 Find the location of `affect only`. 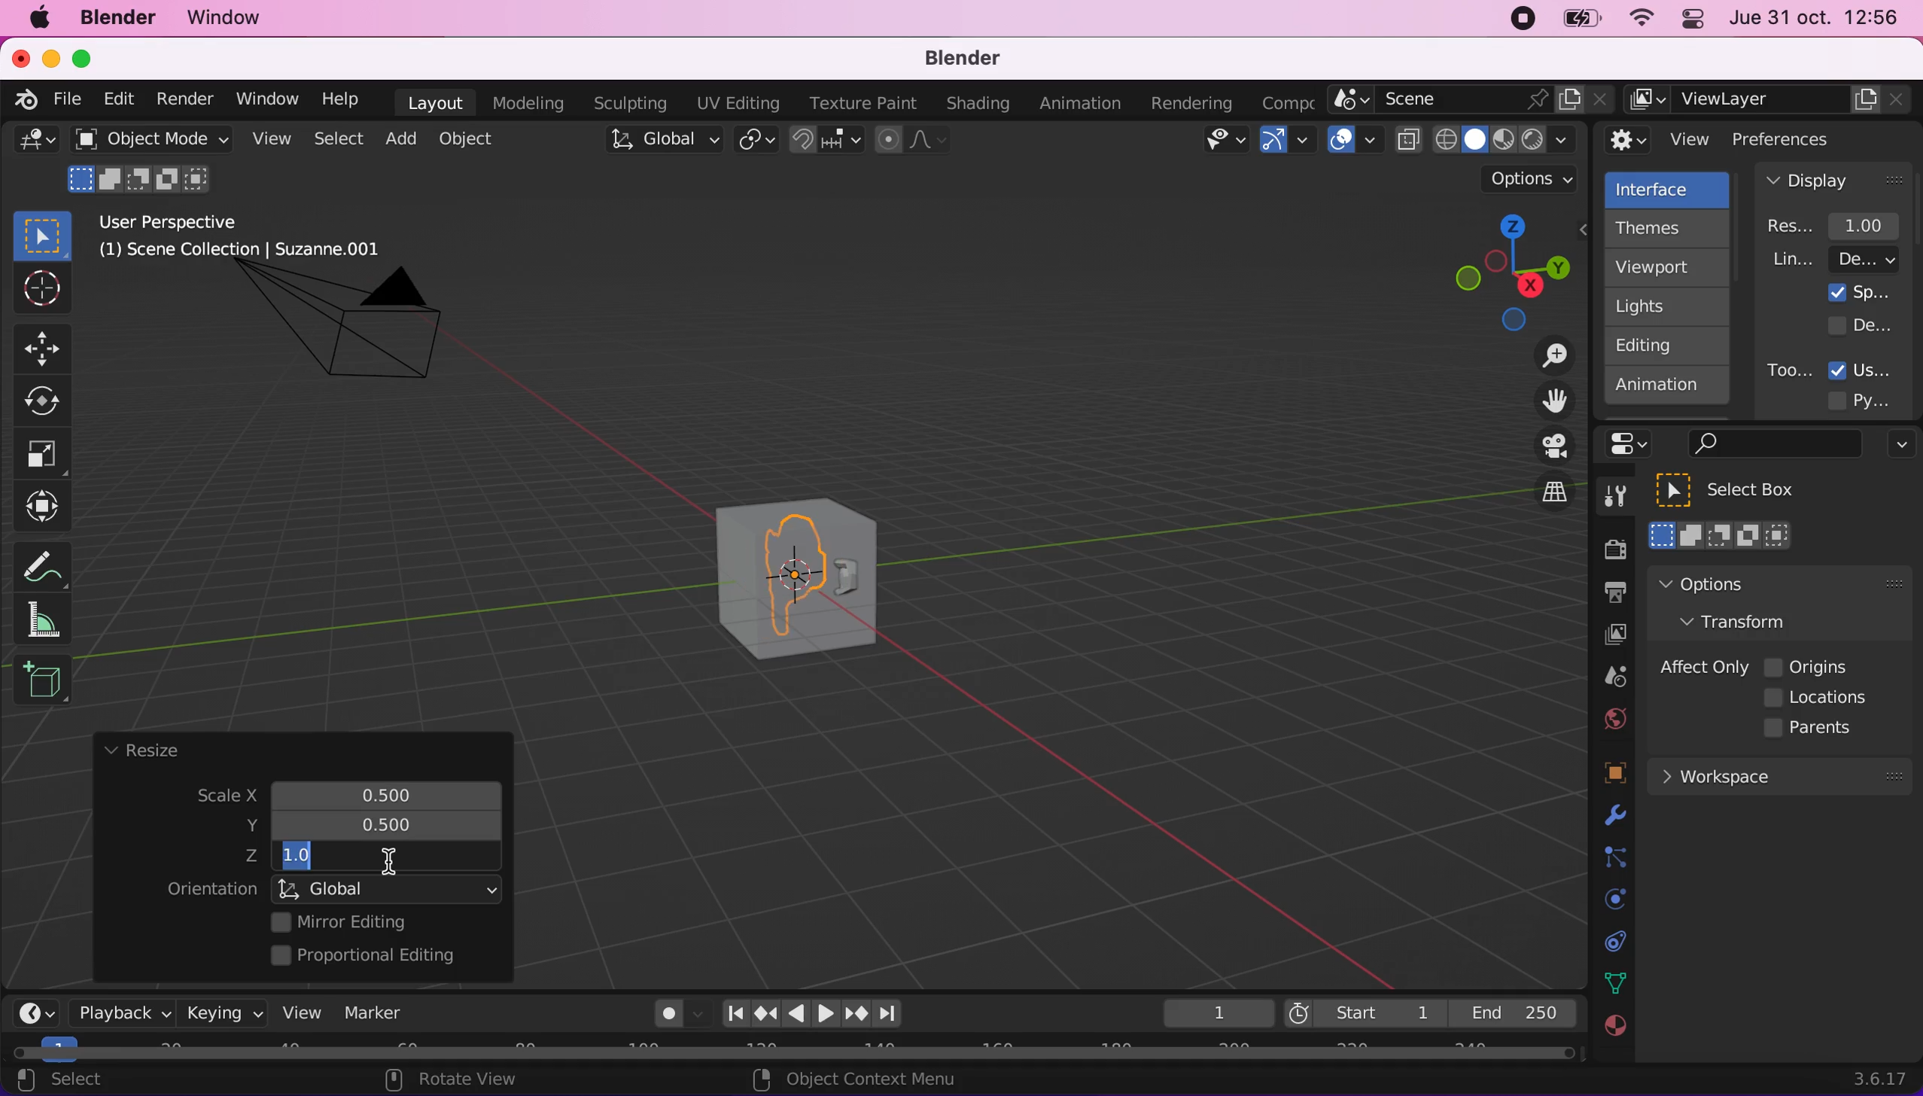

affect only is located at coordinates (1701, 667).